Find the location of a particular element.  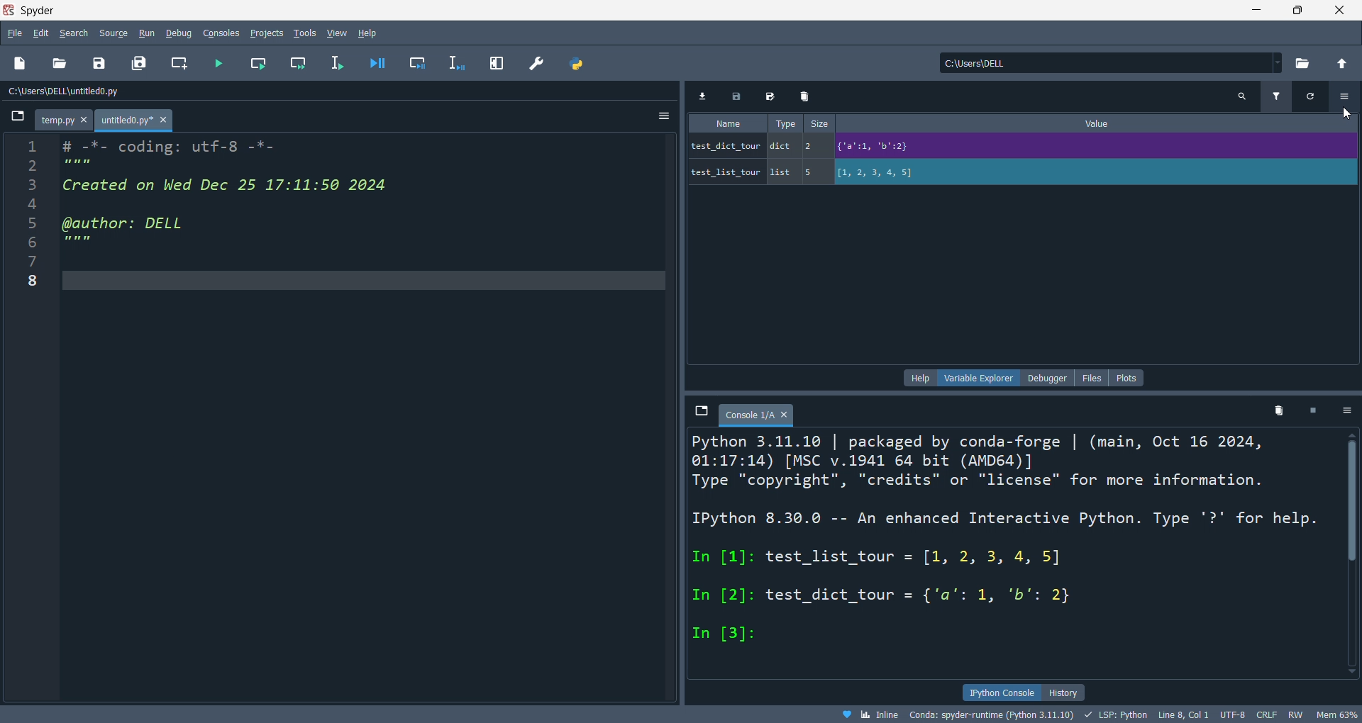

console is located at coordinates (221, 33).